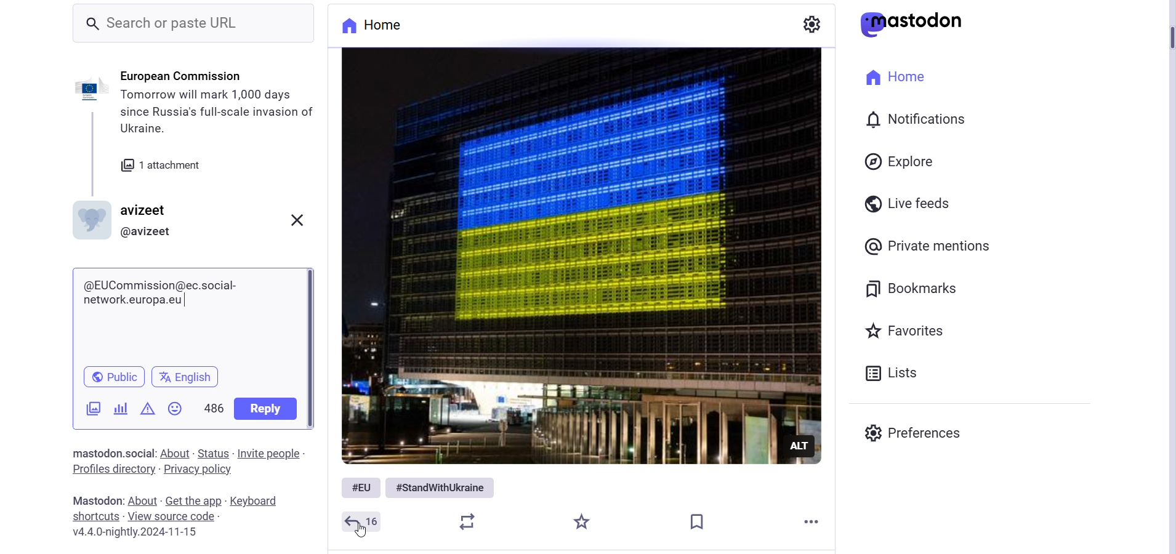  I want to click on Starred, so click(582, 523).